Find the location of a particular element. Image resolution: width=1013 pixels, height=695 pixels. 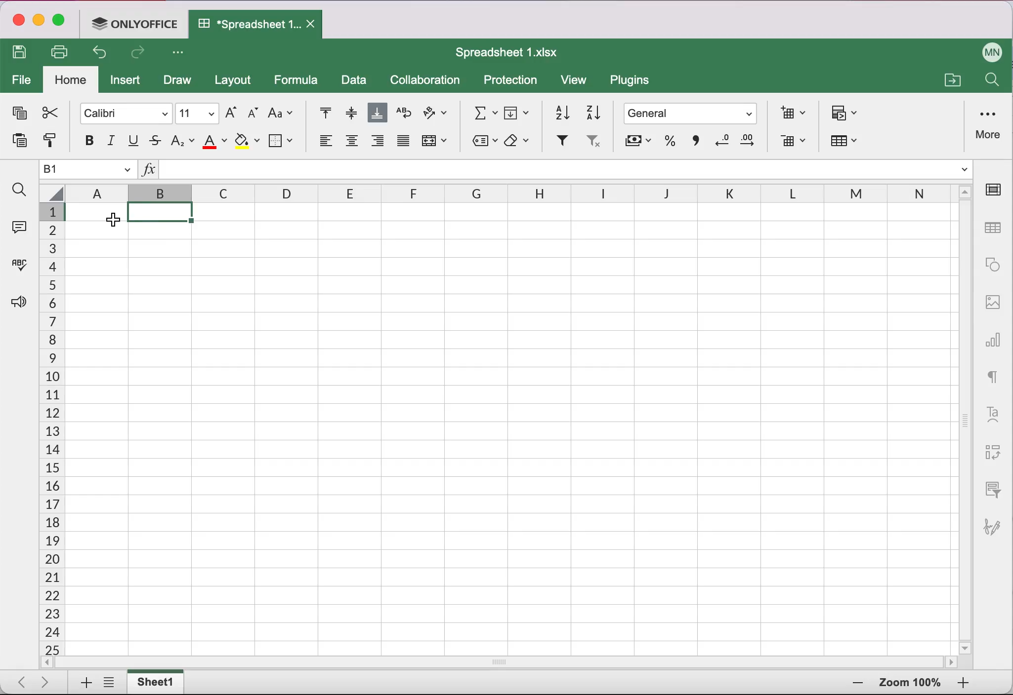

comments is located at coordinates (18, 226).